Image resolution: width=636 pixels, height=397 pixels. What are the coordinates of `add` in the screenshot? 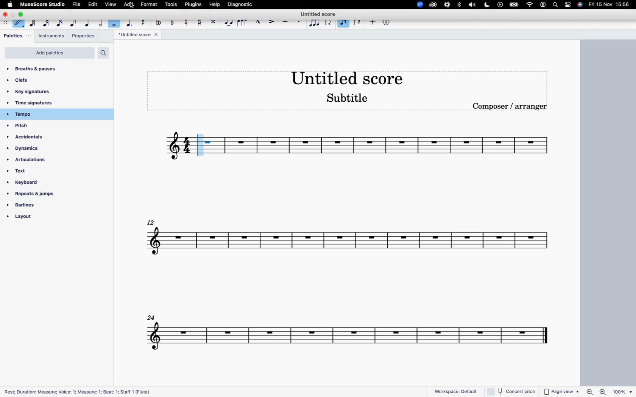 It's located at (127, 4).